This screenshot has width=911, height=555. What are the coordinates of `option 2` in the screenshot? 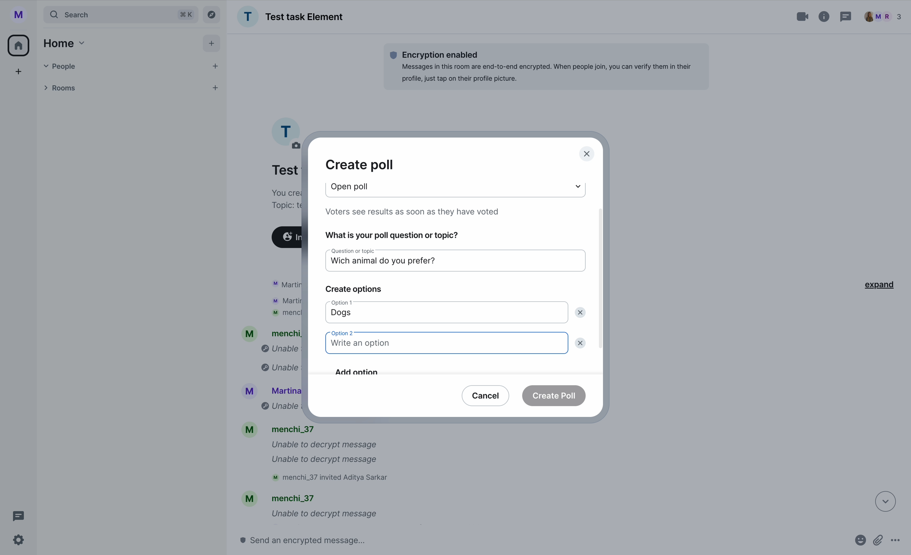 It's located at (343, 333).